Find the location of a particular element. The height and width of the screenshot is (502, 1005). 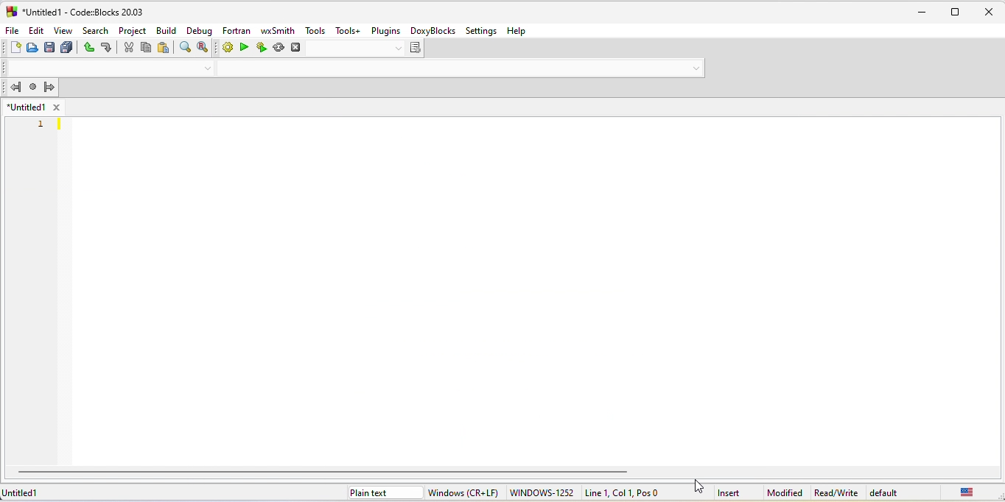

cursor is located at coordinates (698, 487).